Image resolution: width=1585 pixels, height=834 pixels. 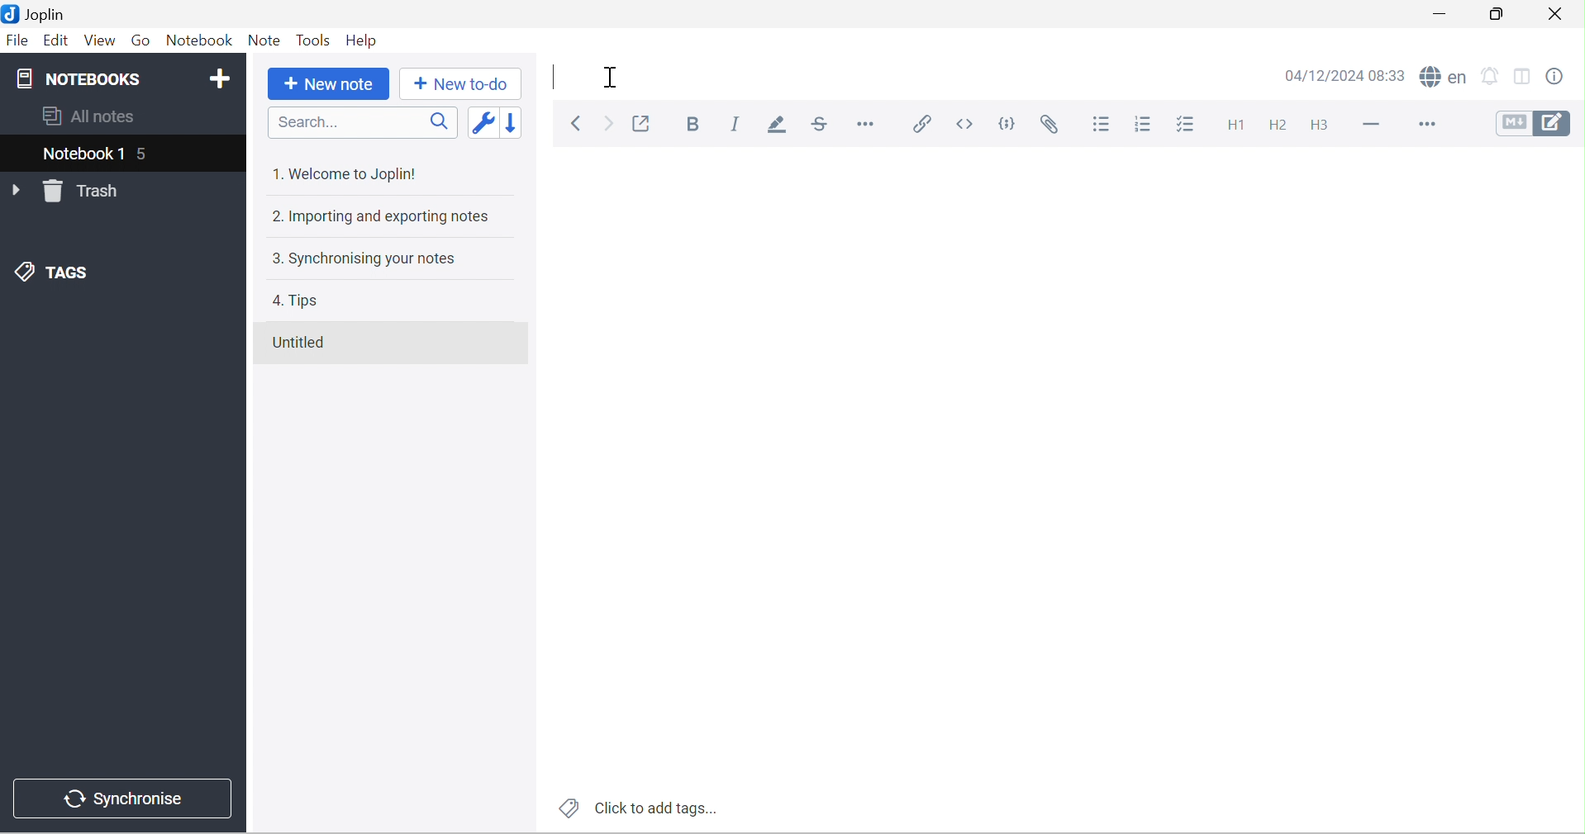 What do you see at coordinates (1373, 125) in the screenshot?
I see `Horizontal lines` at bounding box center [1373, 125].